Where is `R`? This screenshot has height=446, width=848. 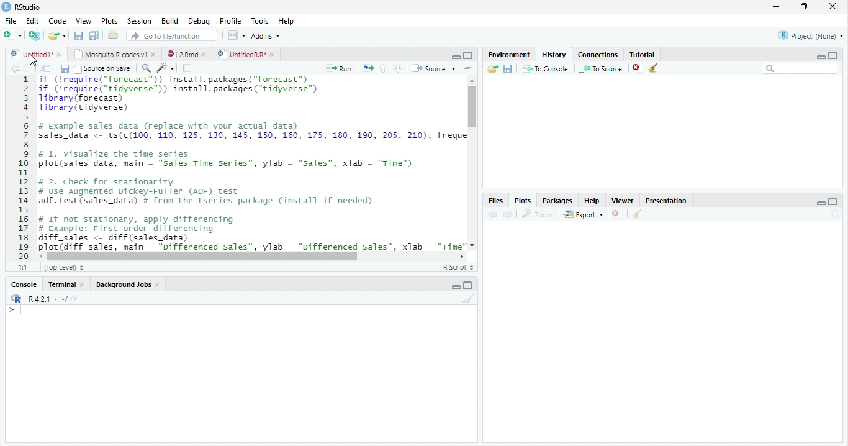 R is located at coordinates (16, 299).